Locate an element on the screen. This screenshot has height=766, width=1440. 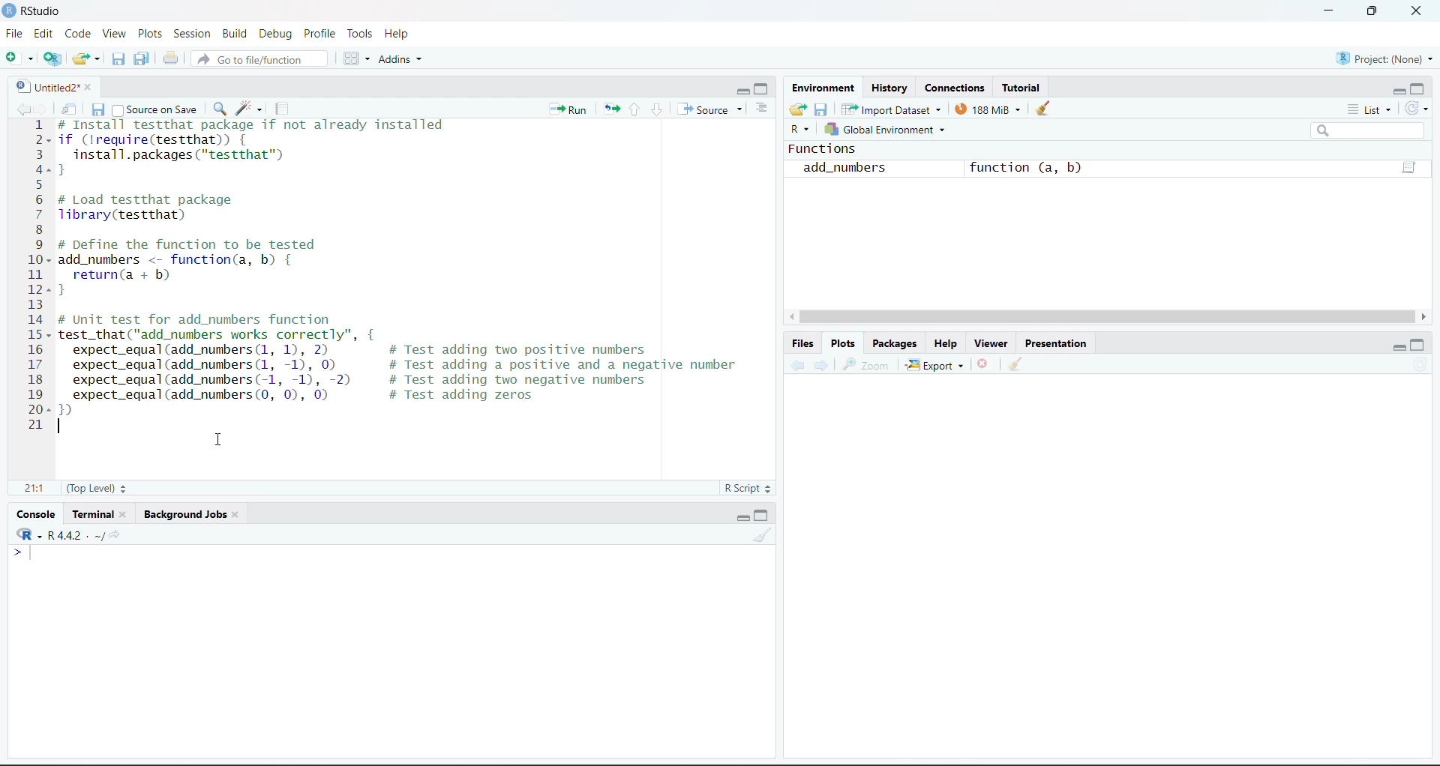
Functions is located at coordinates (823, 148).